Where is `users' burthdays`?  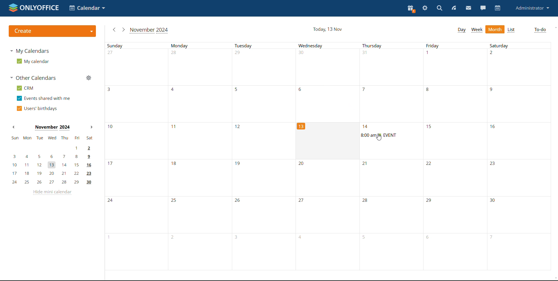 users' burthdays is located at coordinates (38, 108).